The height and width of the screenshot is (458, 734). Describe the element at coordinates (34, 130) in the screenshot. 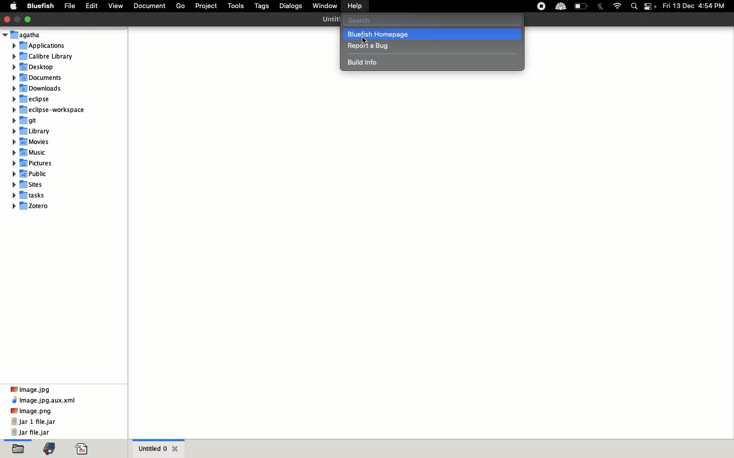

I see `library` at that location.